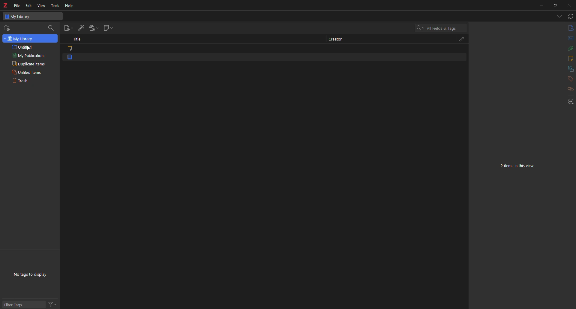 This screenshot has width=576, height=309. What do you see at coordinates (6, 5) in the screenshot?
I see `z` at bounding box center [6, 5].